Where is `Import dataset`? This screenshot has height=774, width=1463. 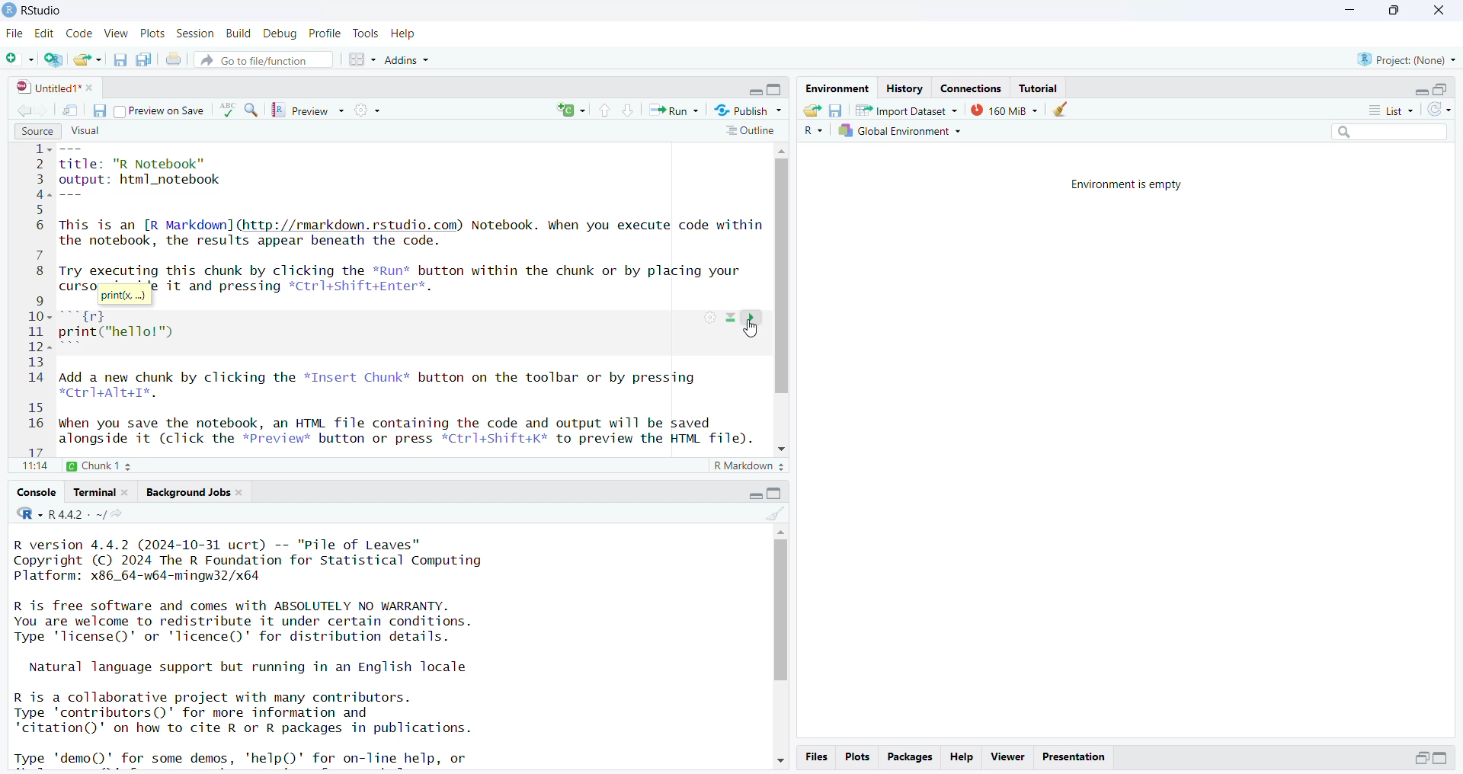
Import dataset is located at coordinates (906, 110).